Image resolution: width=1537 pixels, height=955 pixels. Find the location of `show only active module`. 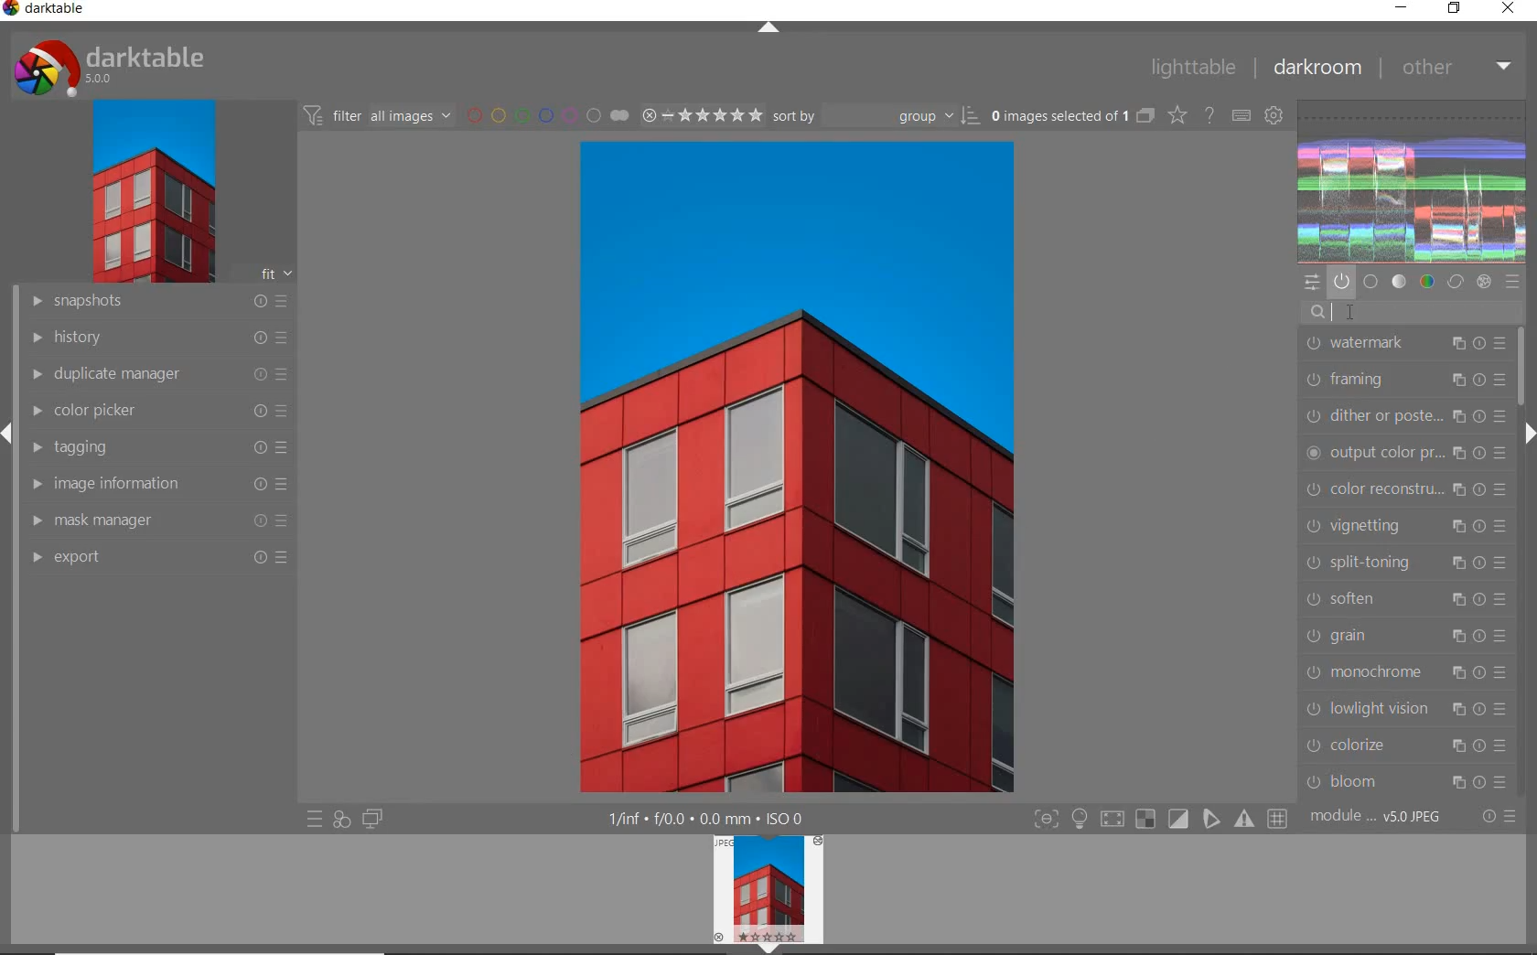

show only active module is located at coordinates (1342, 283).